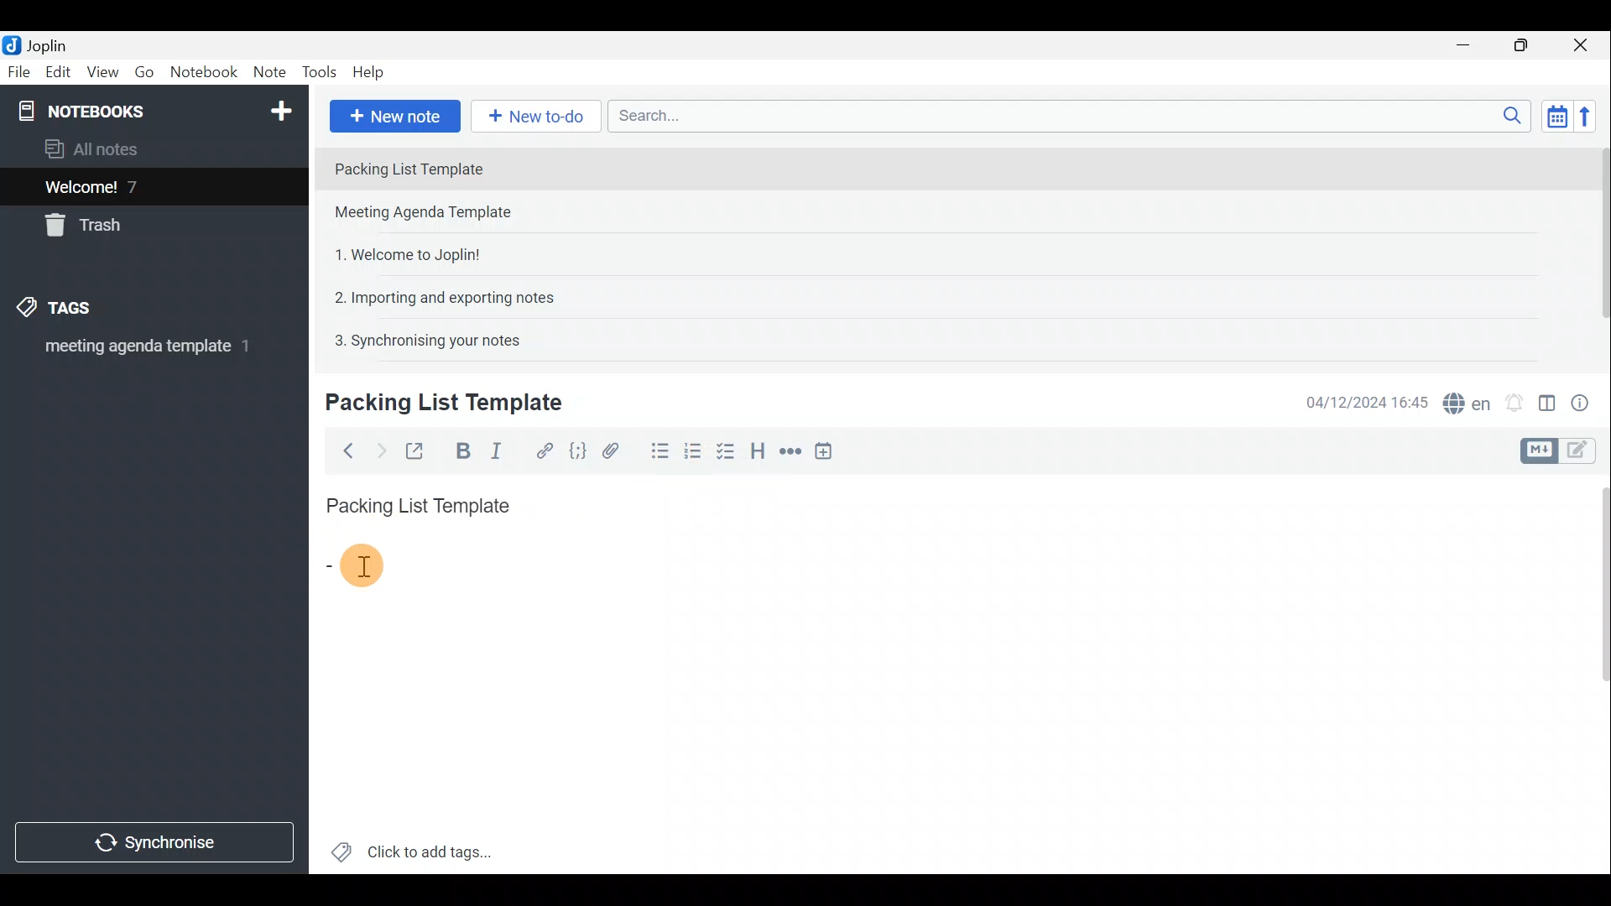 Image resolution: width=1611 pixels, height=906 pixels. Describe the element at coordinates (144, 351) in the screenshot. I see `meeting agenda template` at that location.